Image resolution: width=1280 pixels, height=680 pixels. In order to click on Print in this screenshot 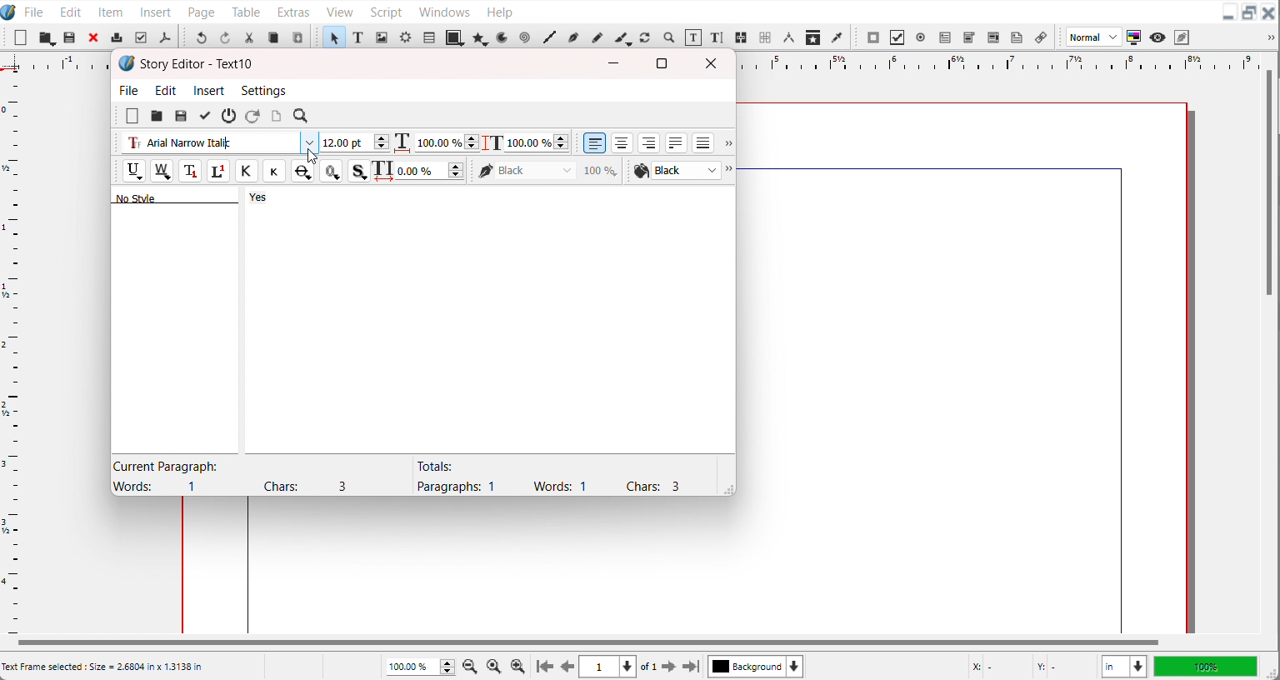, I will do `click(117, 37)`.